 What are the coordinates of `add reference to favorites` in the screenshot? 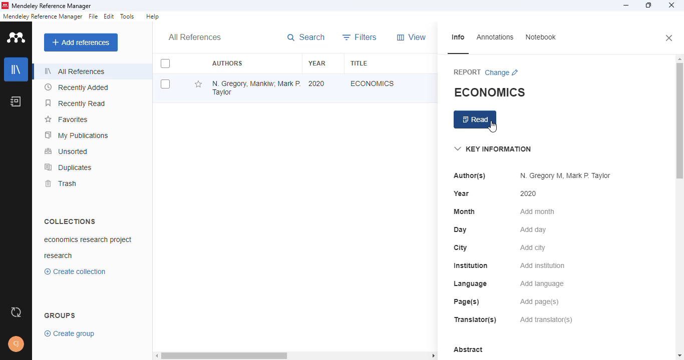 It's located at (199, 84).